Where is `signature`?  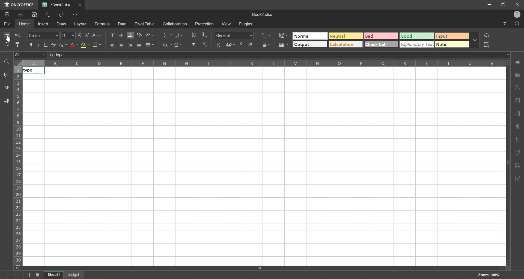
signature is located at coordinates (517, 179).